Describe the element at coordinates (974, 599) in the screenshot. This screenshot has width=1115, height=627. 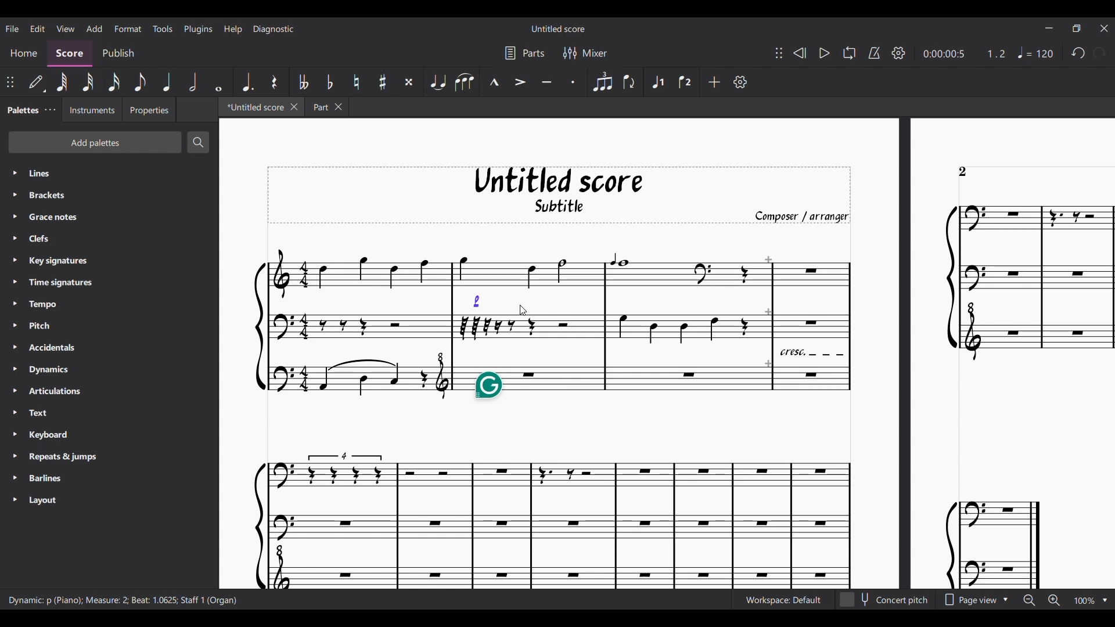
I see `Page view options` at that location.